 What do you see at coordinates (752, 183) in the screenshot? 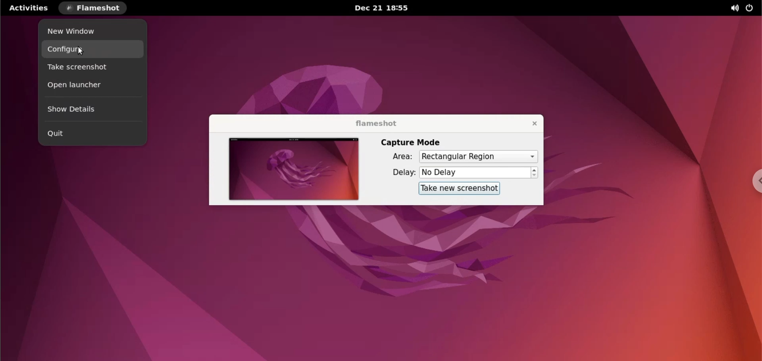
I see `chrome options` at bounding box center [752, 183].